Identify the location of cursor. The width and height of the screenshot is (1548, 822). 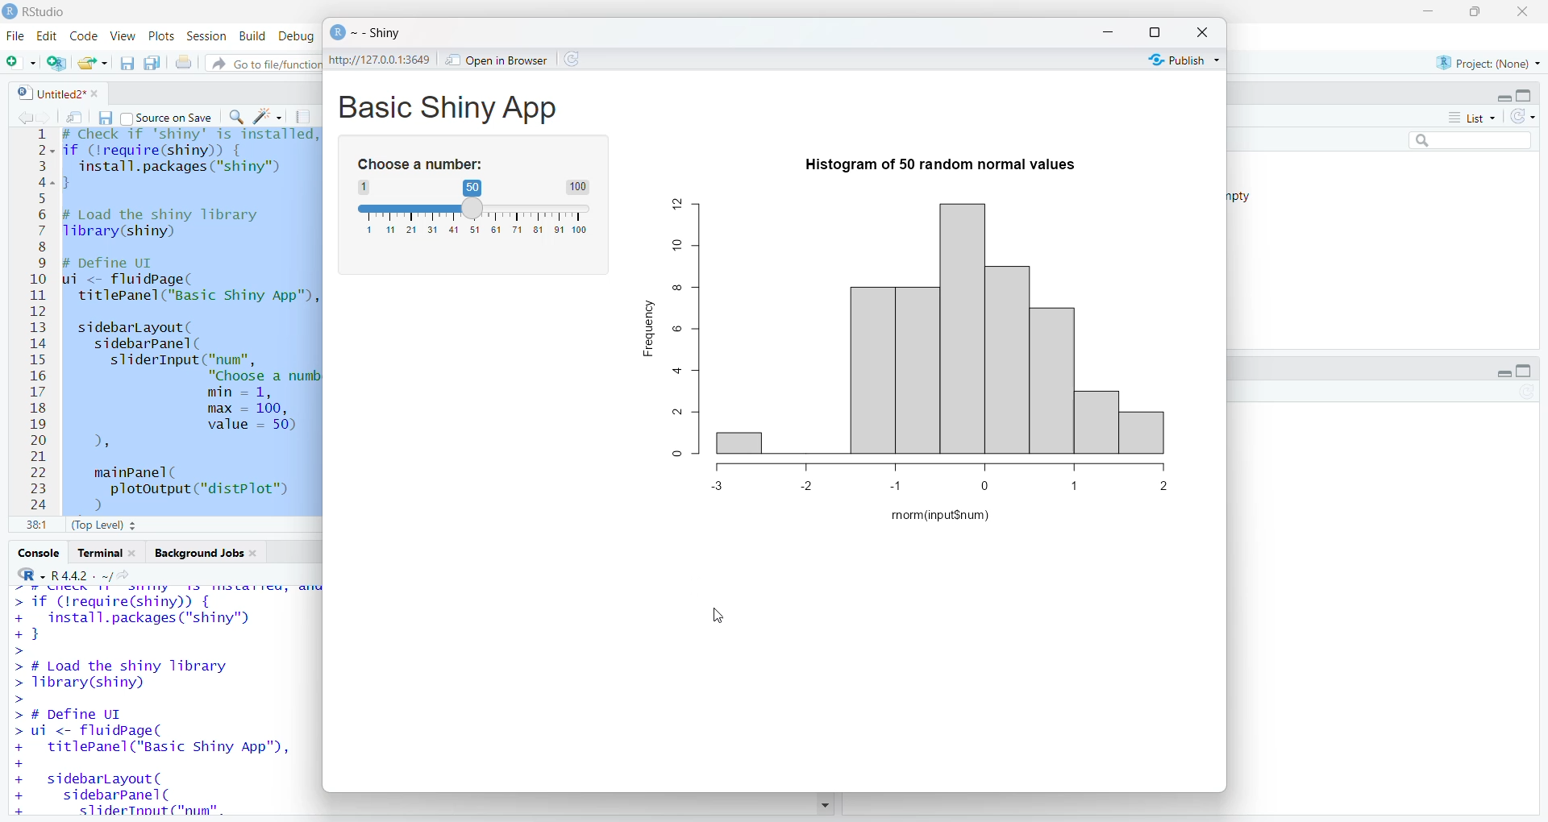
(719, 616).